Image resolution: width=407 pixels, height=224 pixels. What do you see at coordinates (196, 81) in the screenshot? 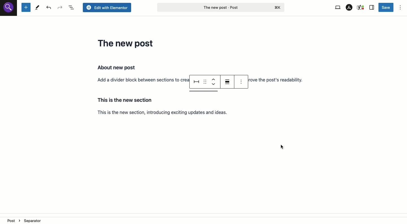
I see `Separator` at bounding box center [196, 81].